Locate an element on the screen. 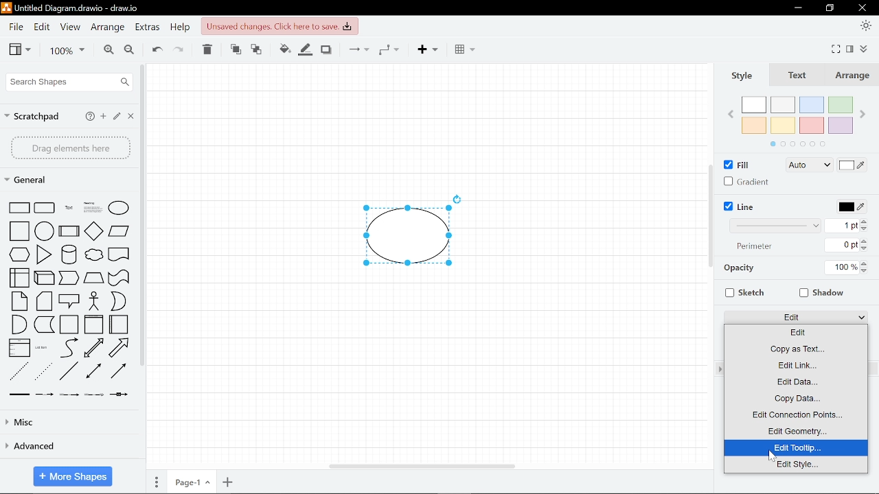  Edit connection points is located at coordinates (796, 415).